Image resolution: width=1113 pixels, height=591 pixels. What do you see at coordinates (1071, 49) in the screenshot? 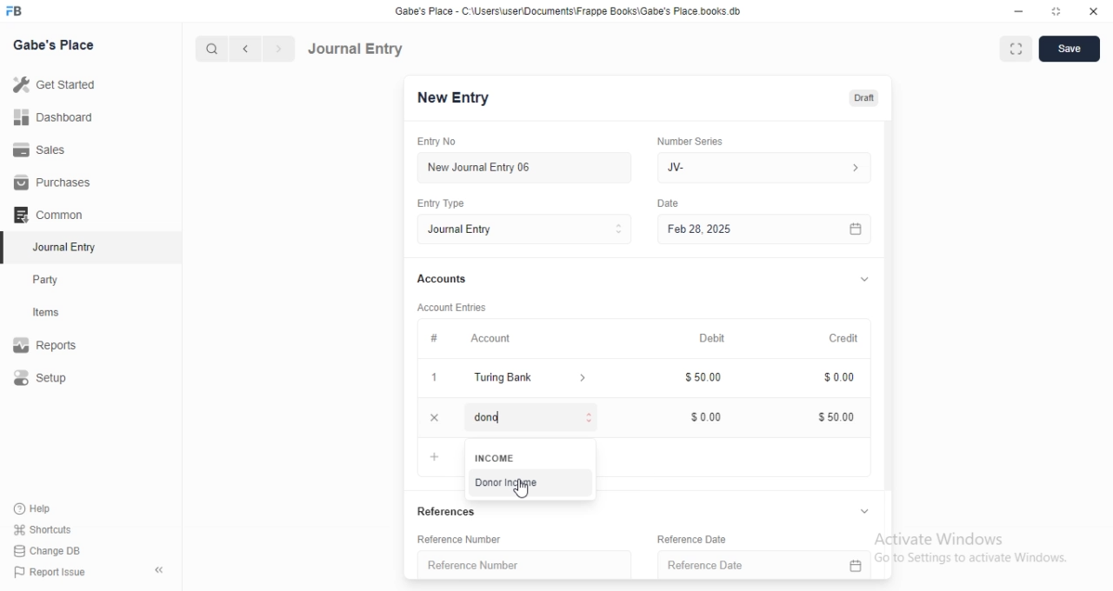
I see `save` at bounding box center [1071, 49].